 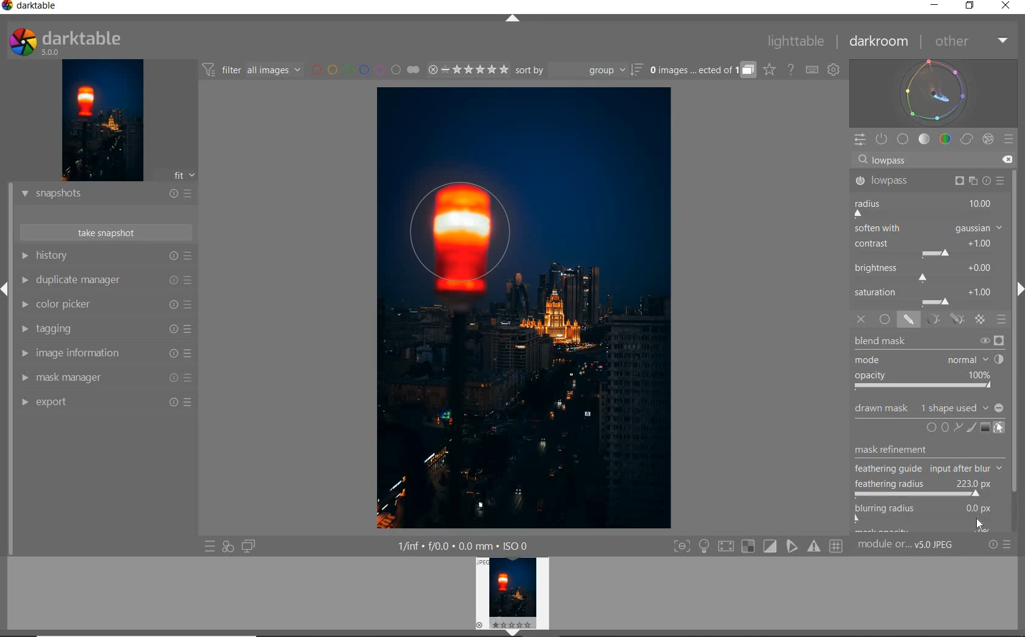 I want to click on SNAPSHOTS, so click(x=107, y=193).